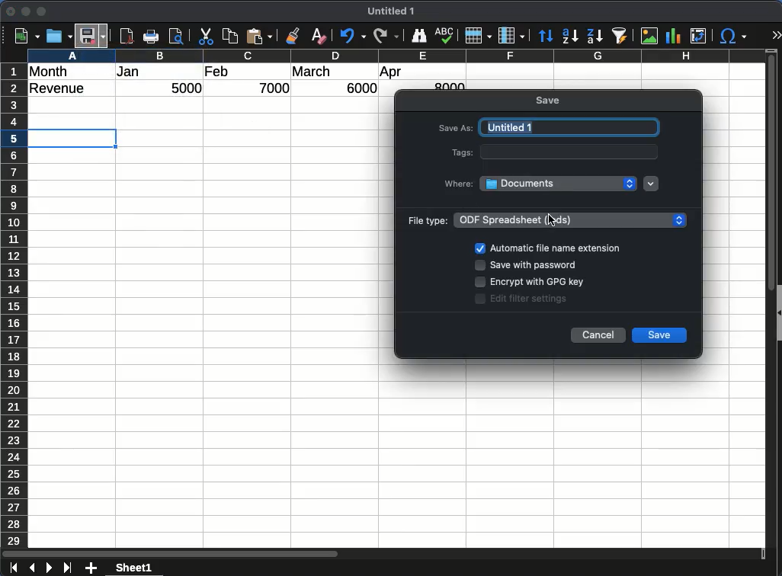  What do you see at coordinates (426, 220) in the screenshot?
I see `file type` at bounding box center [426, 220].